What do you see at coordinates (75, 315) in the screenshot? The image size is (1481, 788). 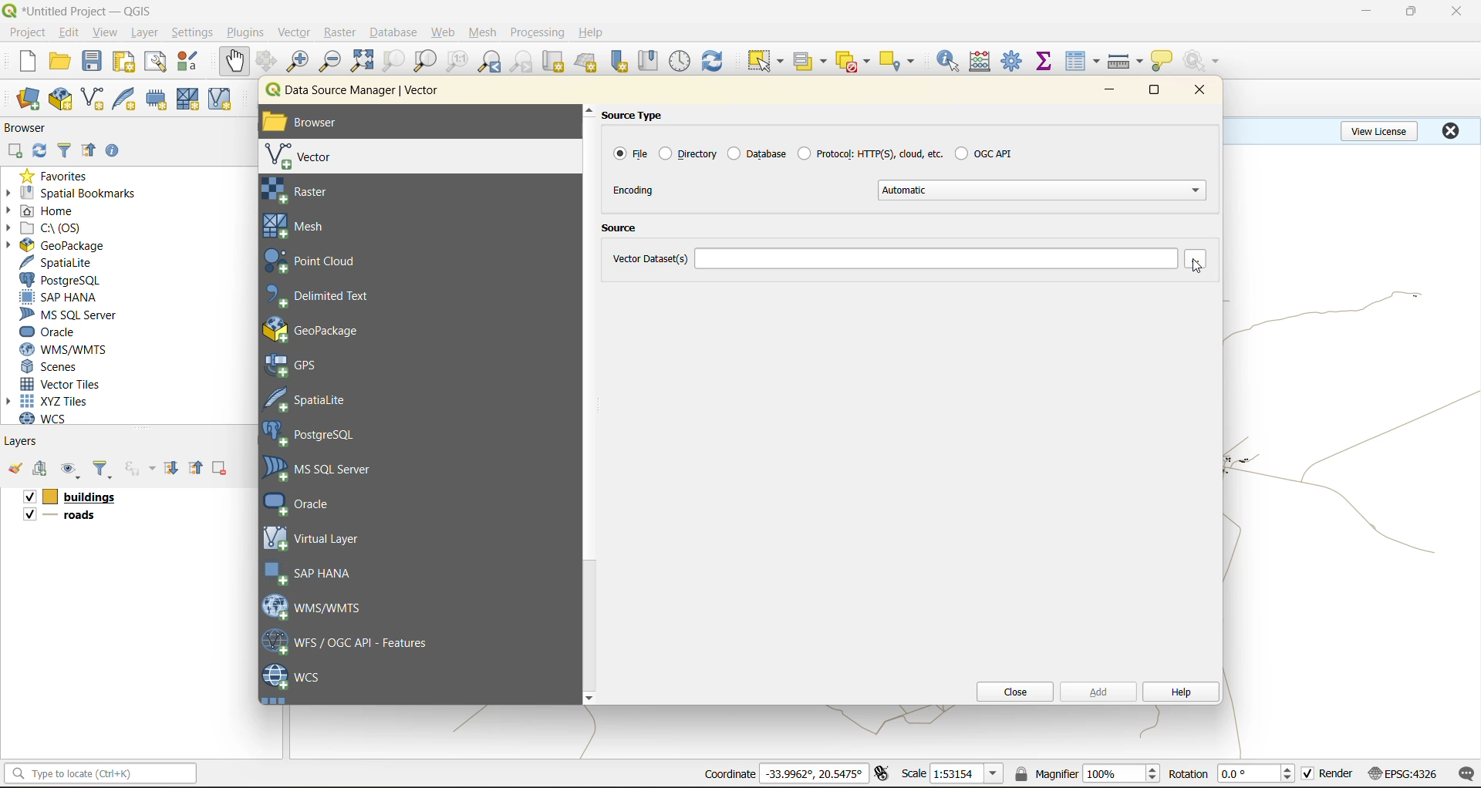 I see `ms sql server` at bounding box center [75, 315].